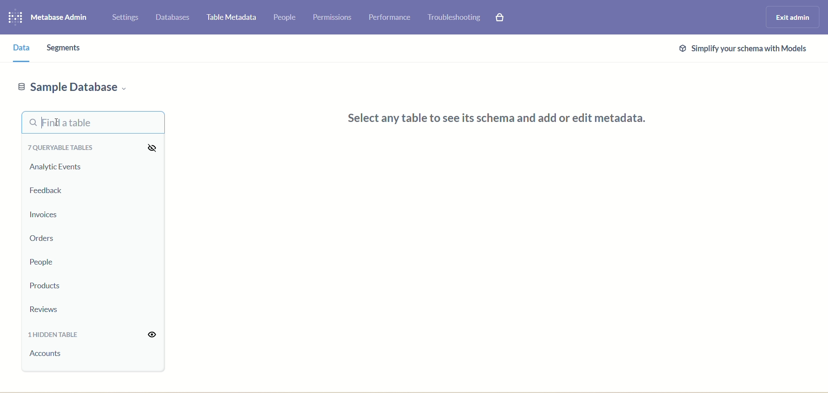 The height and width of the screenshot is (393, 828). What do you see at coordinates (19, 52) in the screenshot?
I see `data` at bounding box center [19, 52].